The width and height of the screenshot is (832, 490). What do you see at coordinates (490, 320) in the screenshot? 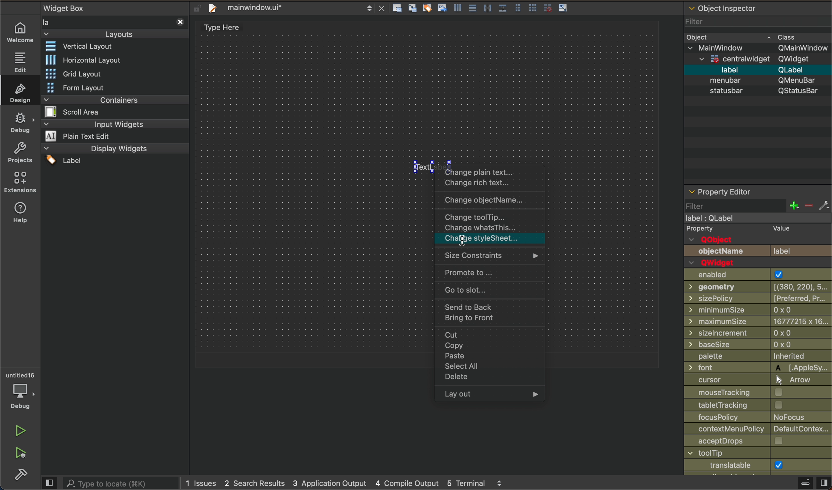
I see `bring to front` at bounding box center [490, 320].